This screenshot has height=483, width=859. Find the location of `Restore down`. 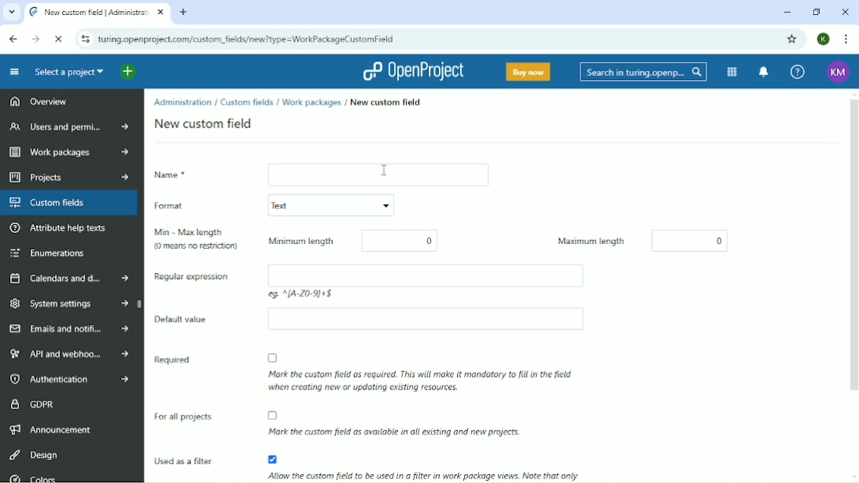

Restore down is located at coordinates (817, 12).